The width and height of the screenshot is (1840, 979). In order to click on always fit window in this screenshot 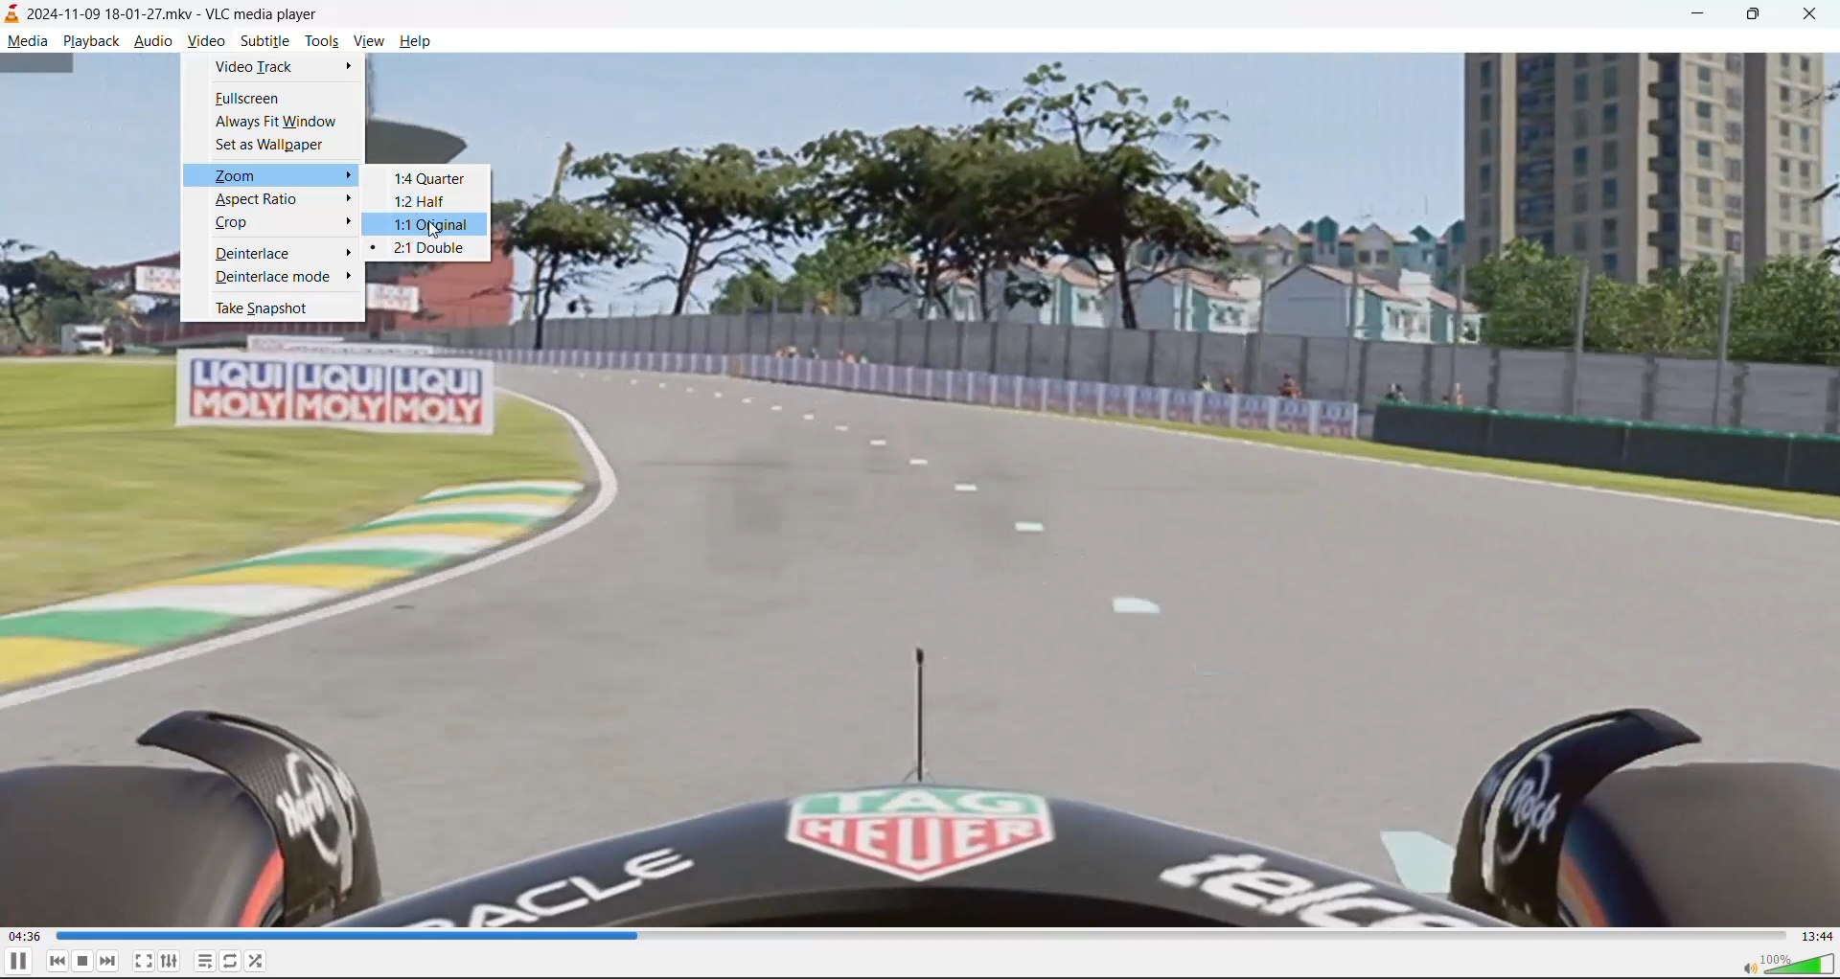, I will do `click(276, 122)`.